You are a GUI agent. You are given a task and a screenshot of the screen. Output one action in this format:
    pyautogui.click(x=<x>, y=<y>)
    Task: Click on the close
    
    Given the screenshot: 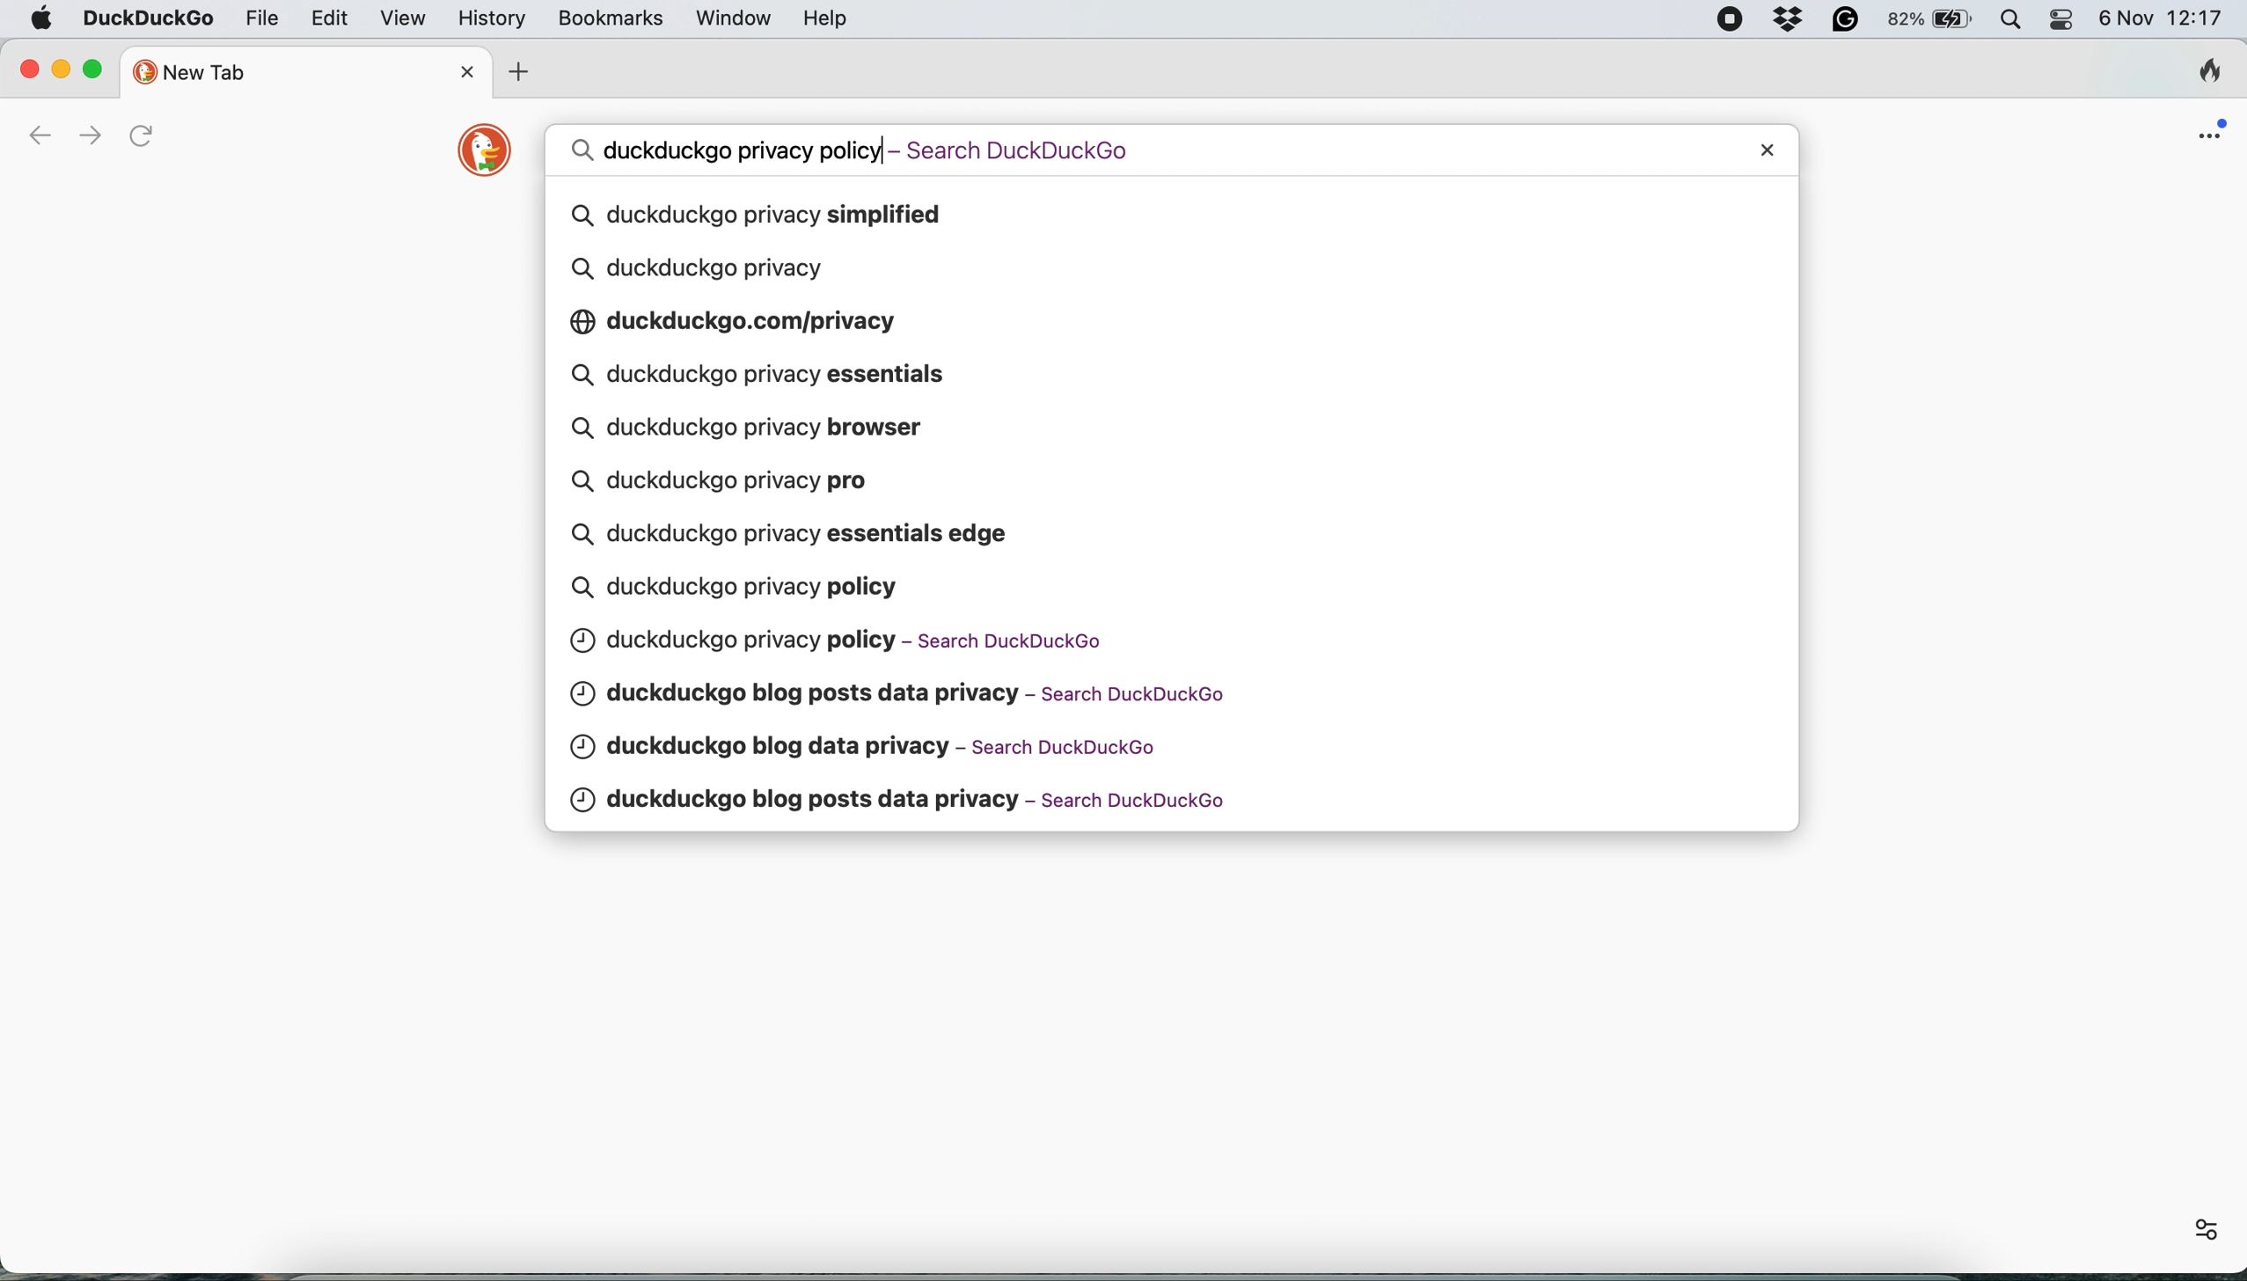 What is the action you would take?
    pyautogui.click(x=465, y=70)
    